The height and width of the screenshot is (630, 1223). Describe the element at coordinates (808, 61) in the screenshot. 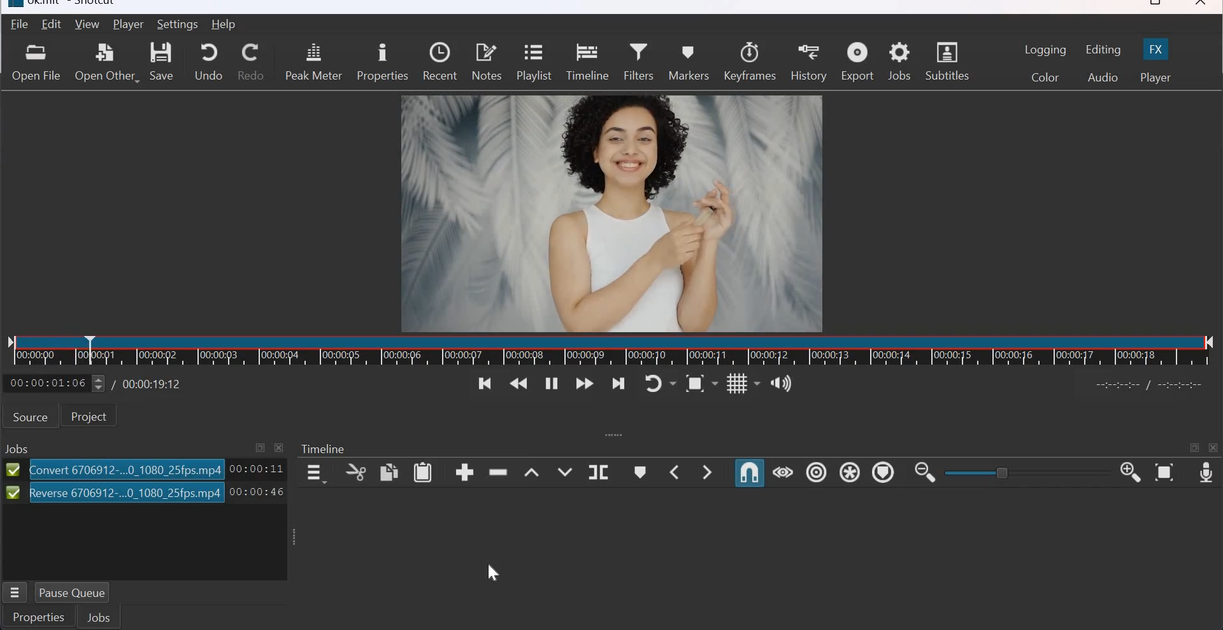

I see `History` at that location.